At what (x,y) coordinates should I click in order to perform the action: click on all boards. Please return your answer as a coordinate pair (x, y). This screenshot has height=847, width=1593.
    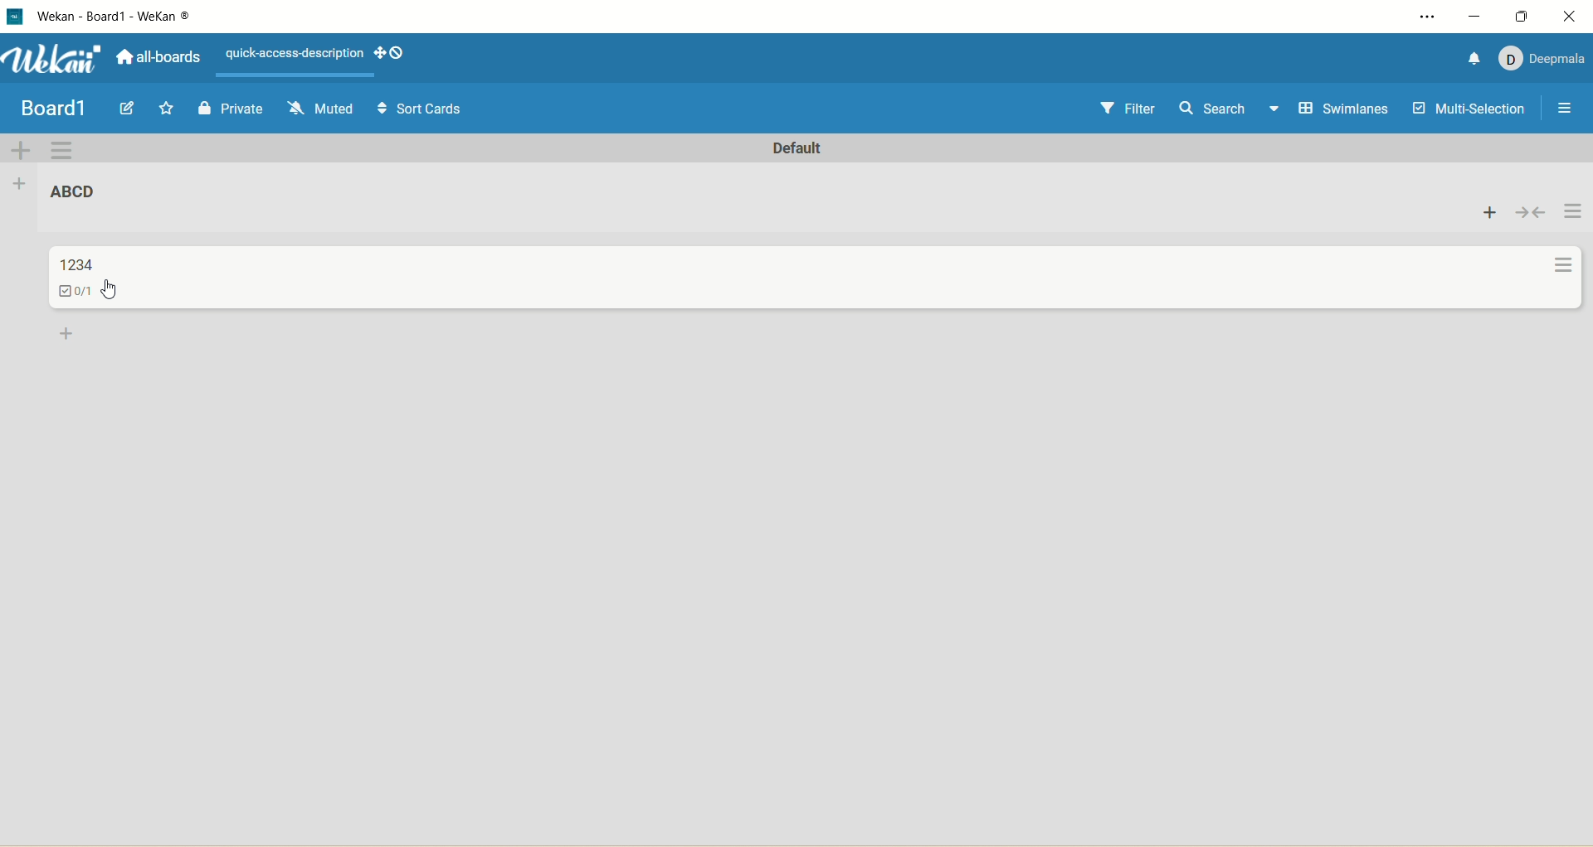
    Looking at the image, I should click on (155, 57).